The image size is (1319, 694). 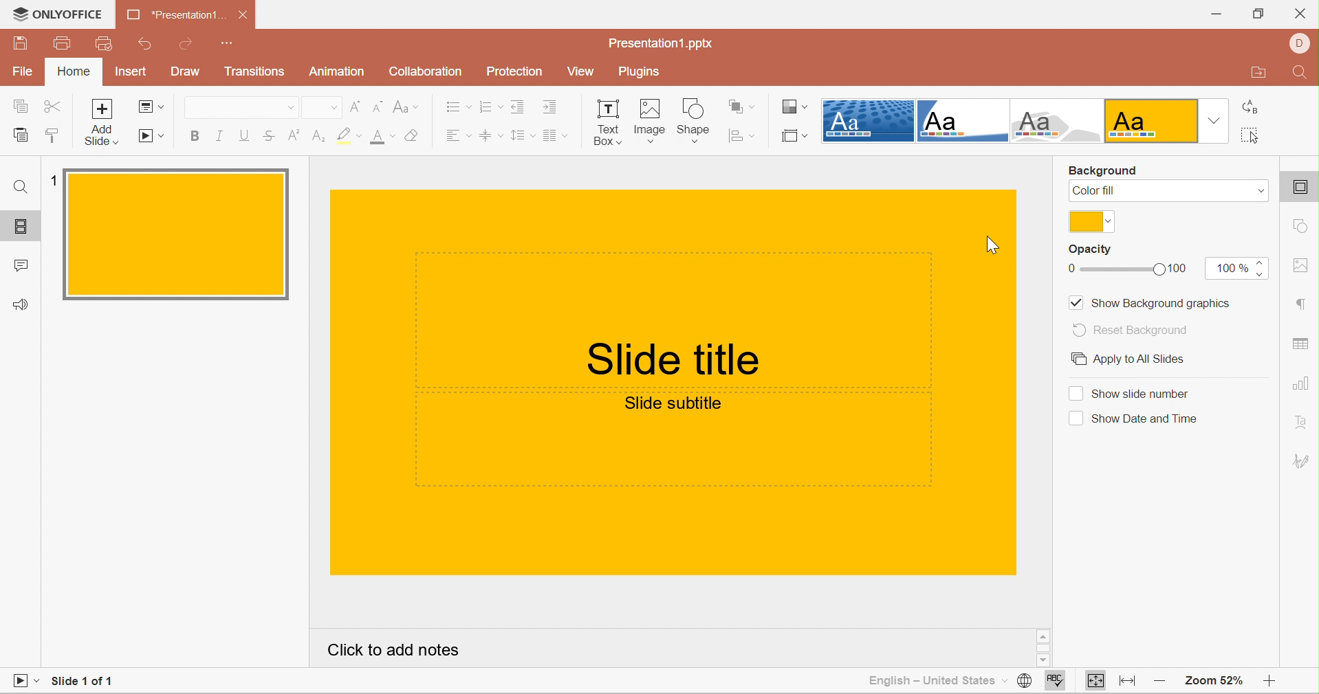 What do you see at coordinates (171, 15) in the screenshot?
I see `Presentation1...` at bounding box center [171, 15].